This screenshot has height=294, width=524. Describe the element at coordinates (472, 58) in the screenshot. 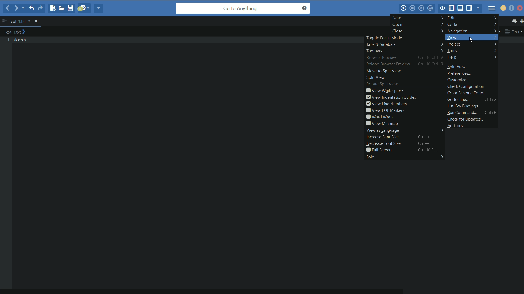

I see `help` at that location.